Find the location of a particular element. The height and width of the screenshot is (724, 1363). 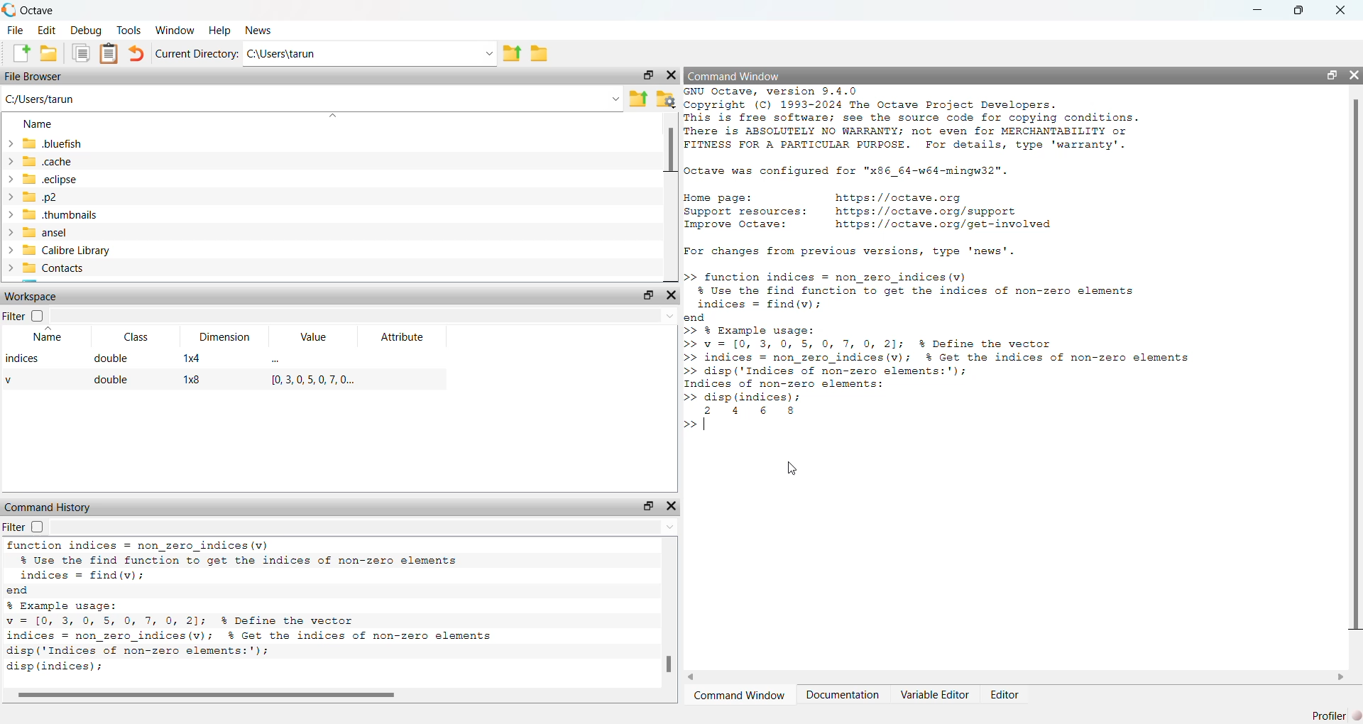

close is located at coordinates (1354, 73).